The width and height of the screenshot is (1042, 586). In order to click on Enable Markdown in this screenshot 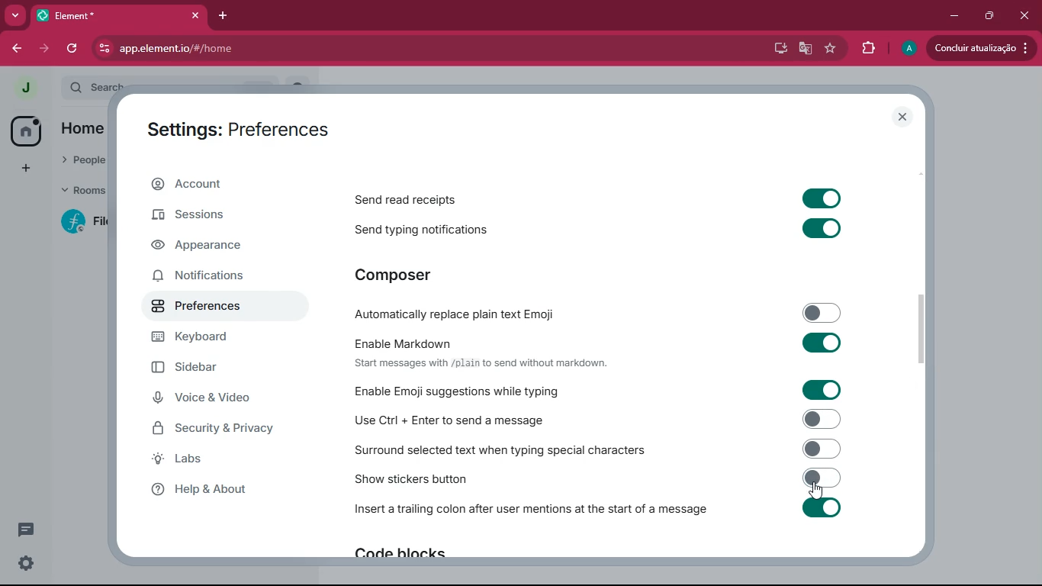, I will do `click(600, 343)`.